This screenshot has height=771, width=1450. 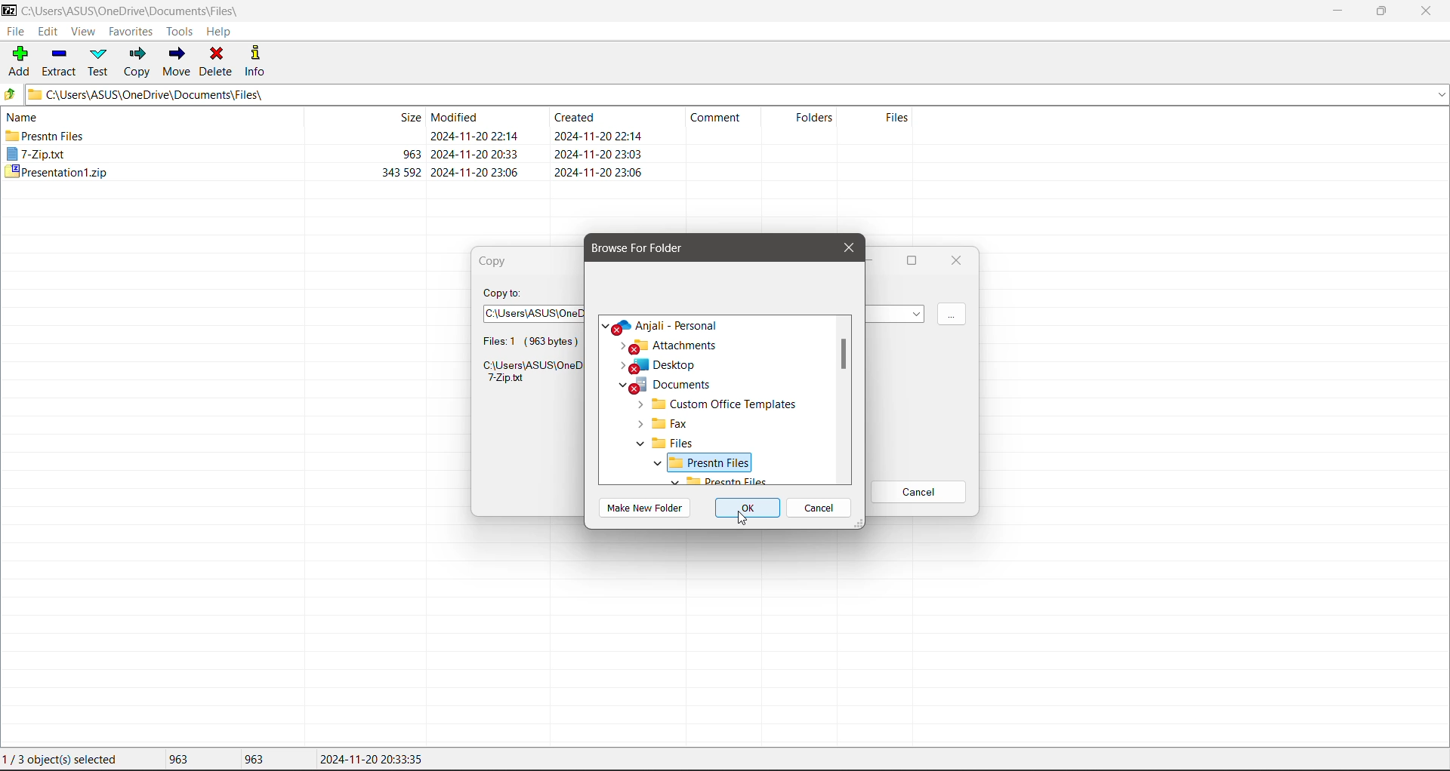 What do you see at coordinates (662, 444) in the screenshot?
I see `Files` at bounding box center [662, 444].